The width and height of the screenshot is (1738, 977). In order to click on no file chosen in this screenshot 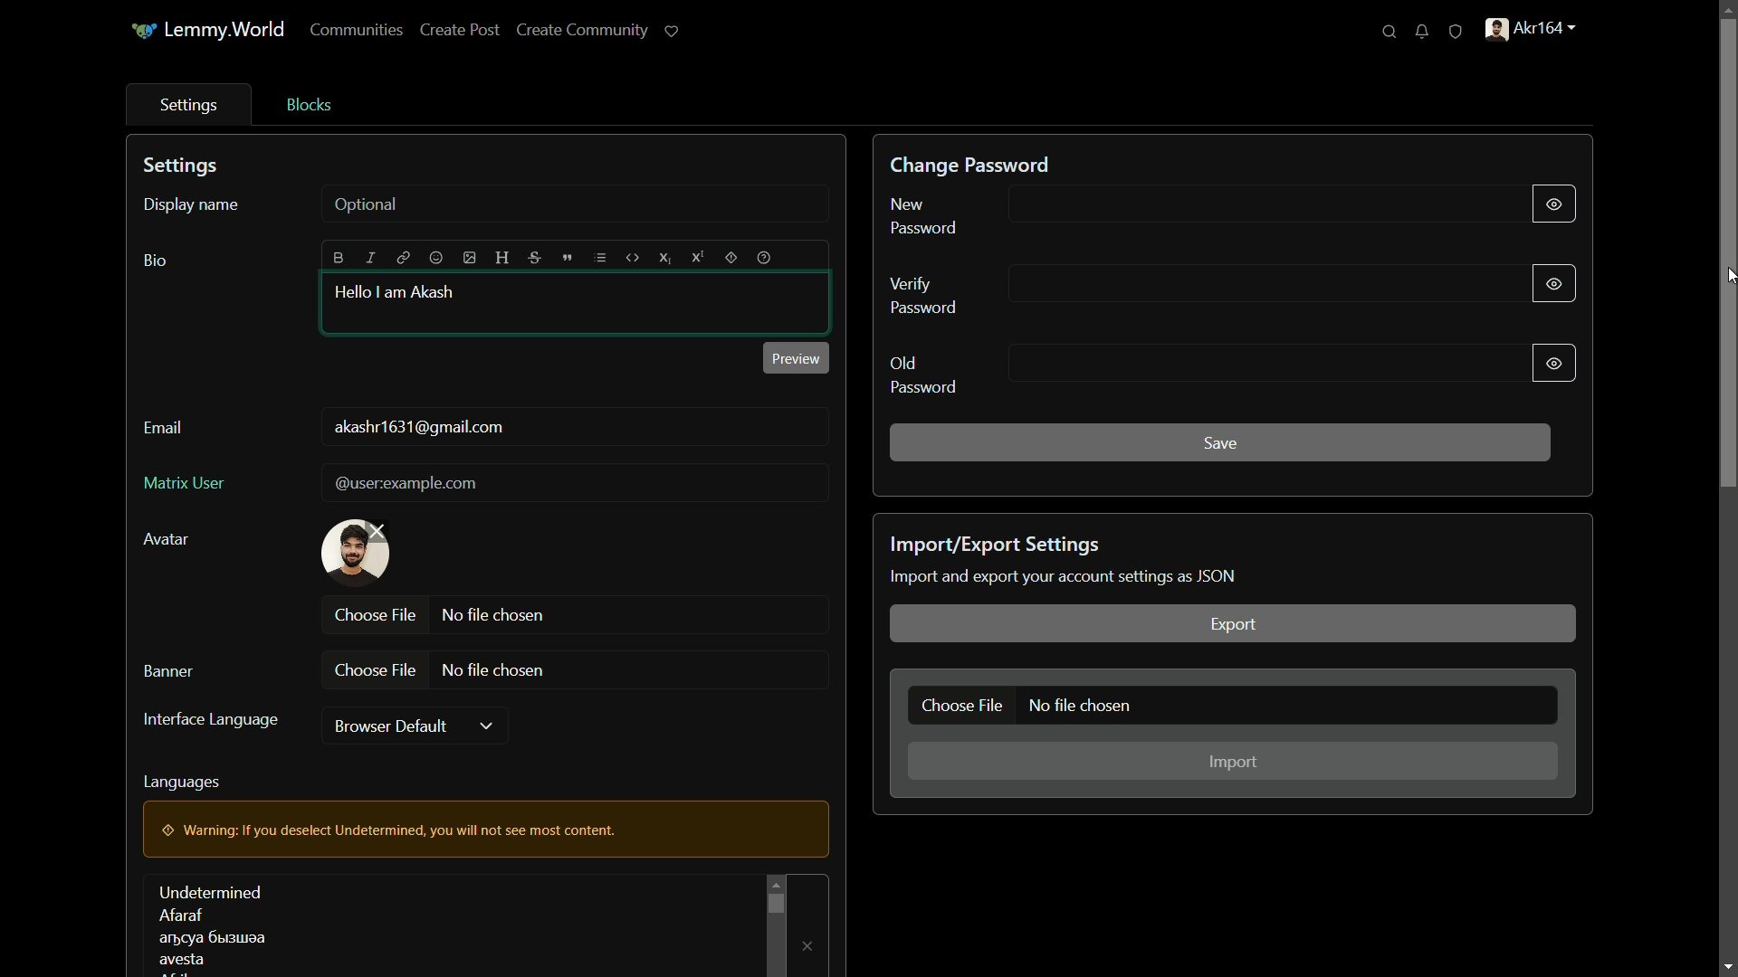, I will do `click(493, 671)`.